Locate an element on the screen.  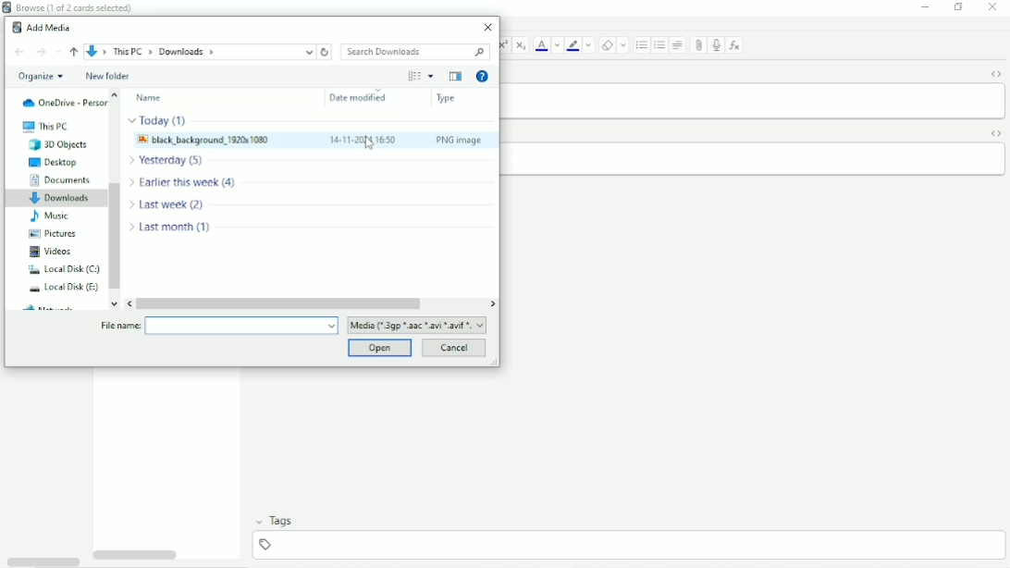
Equations is located at coordinates (734, 44).